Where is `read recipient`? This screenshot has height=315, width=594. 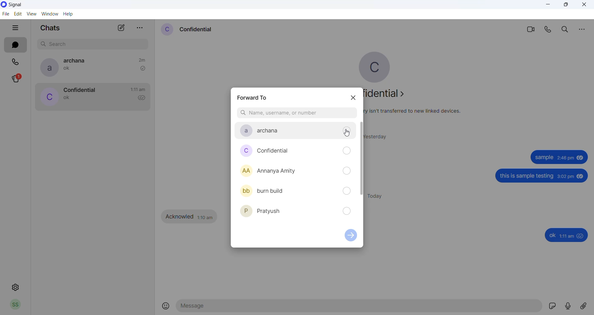
read recipient is located at coordinates (143, 68).